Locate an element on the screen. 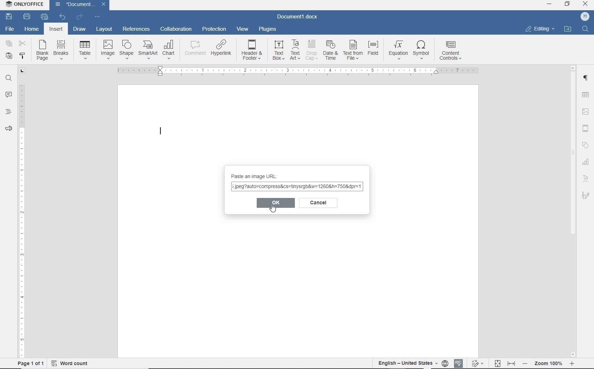 The height and width of the screenshot is (369, 594). signature is located at coordinates (587, 196).